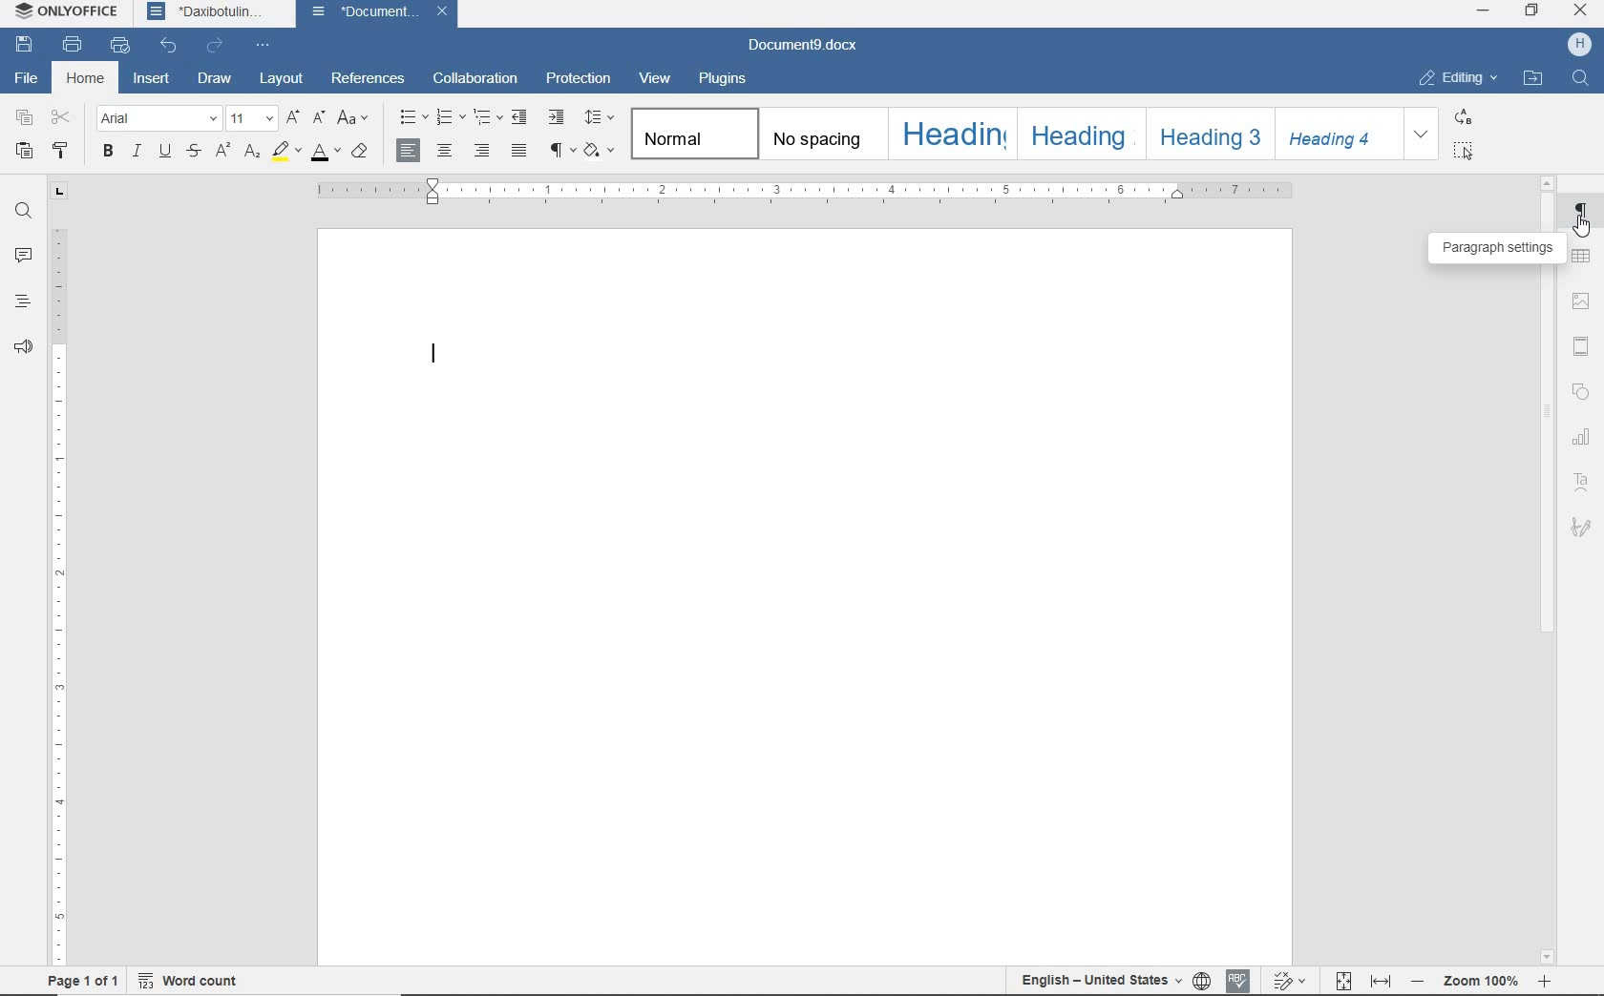 Image resolution: width=1604 pixels, height=996 pixels. Describe the element at coordinates (1583, 216) in the screenshot. I see `paragraph settings` at that location.